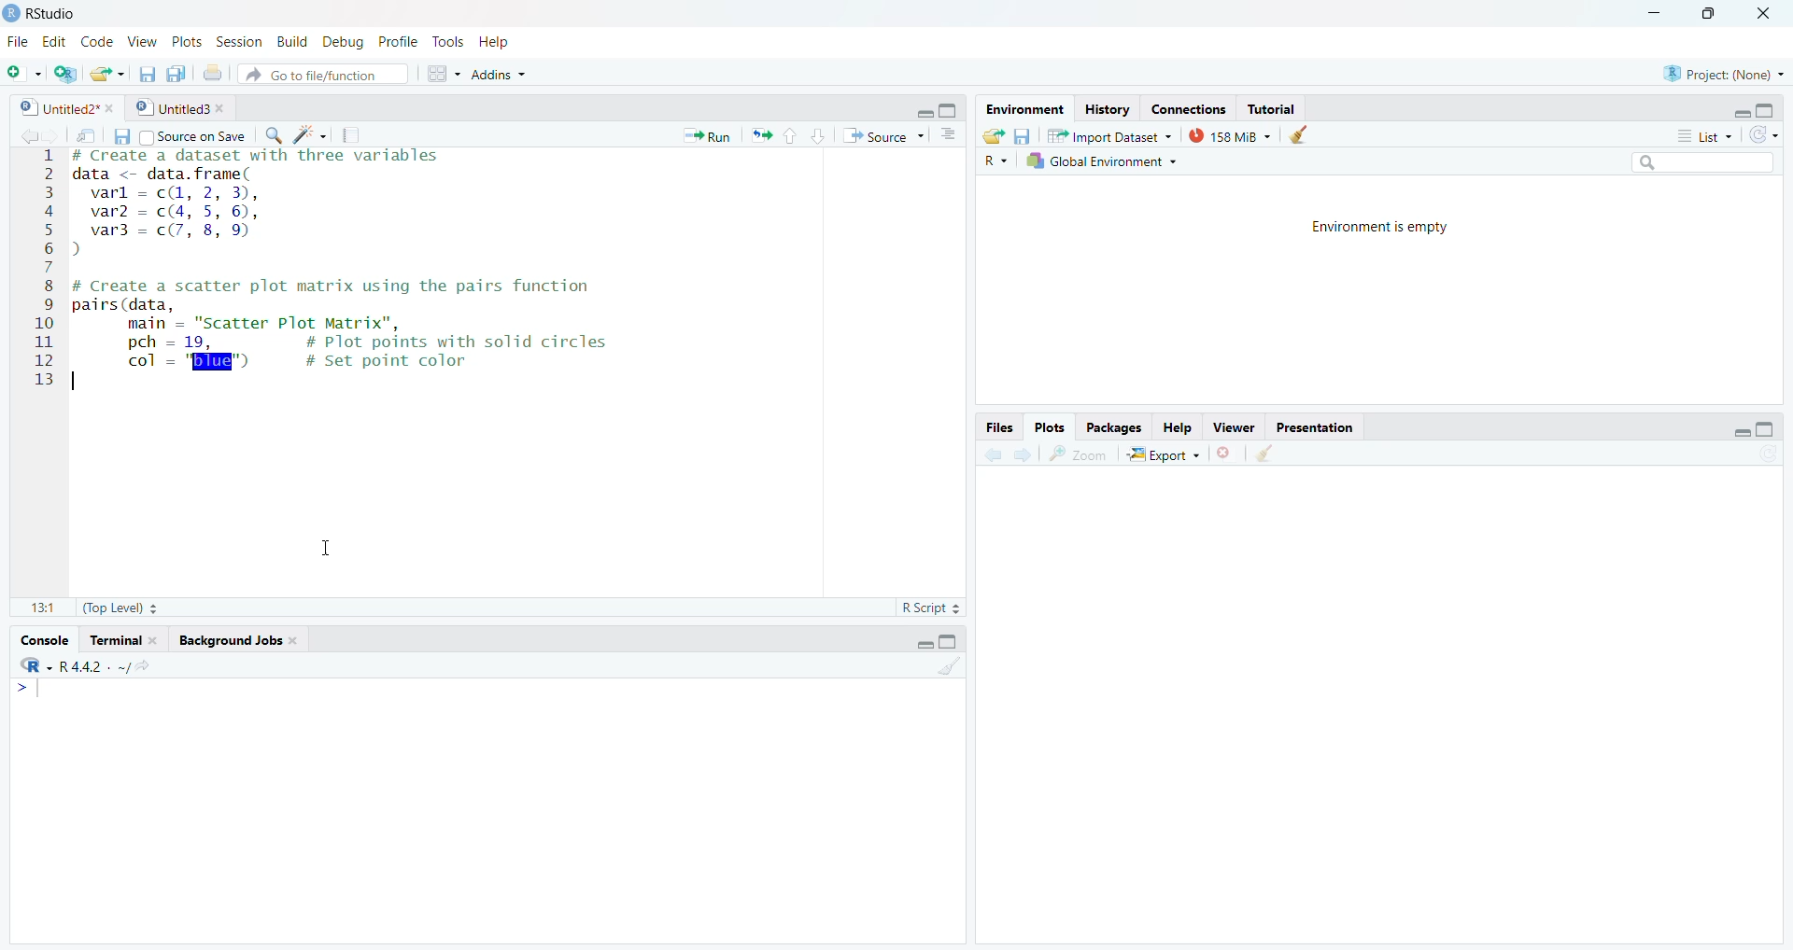 The image size is (1793, 950). What do you see at coordinates (30, 665) in the screenshot?
I see `R` at bounding box center [30, 665].